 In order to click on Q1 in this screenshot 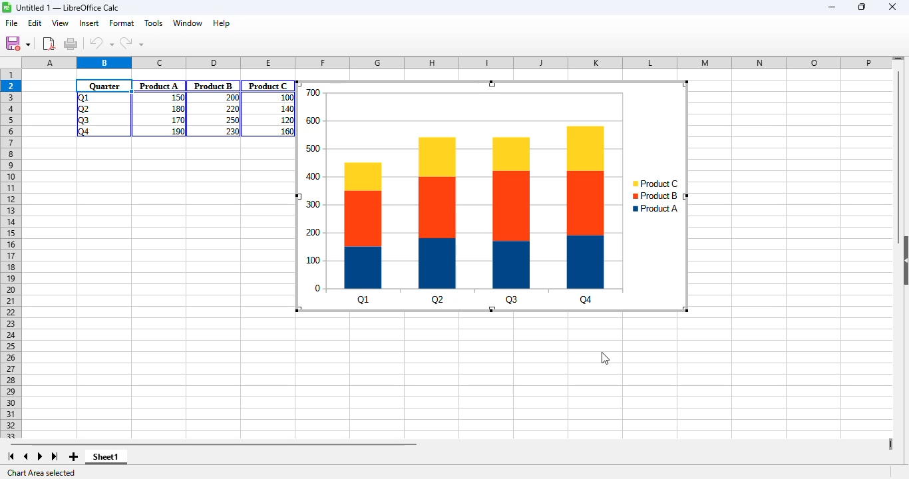, I will do `click(82, 97)`.